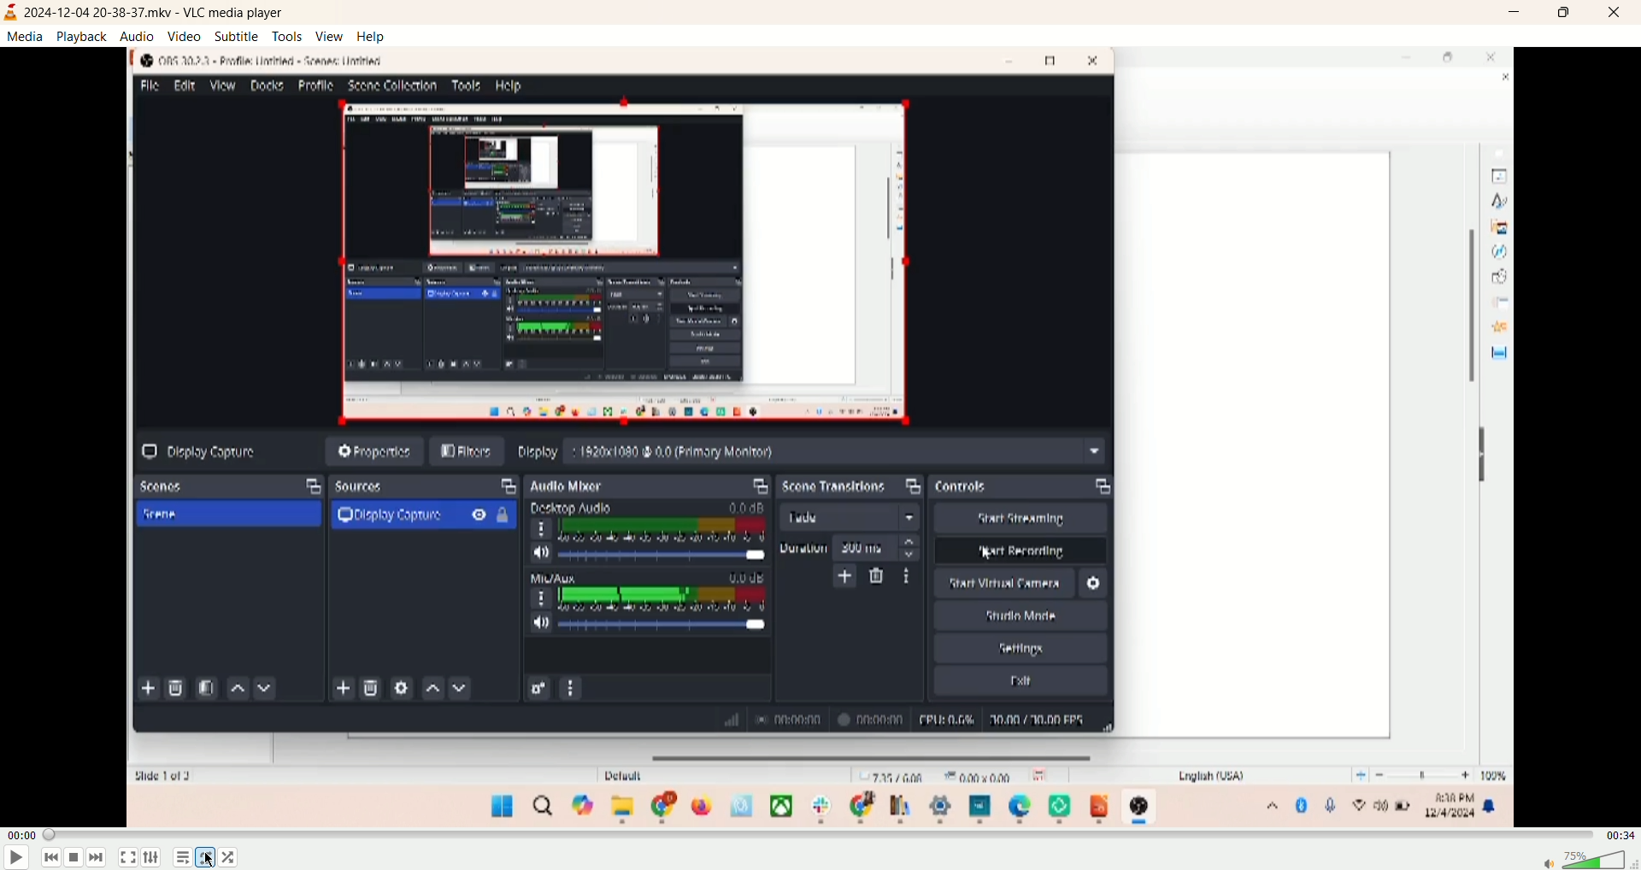  What do you see at coordinates (288, 36) in the screenshot?
I see `tools` at bounding box center [288, 36].